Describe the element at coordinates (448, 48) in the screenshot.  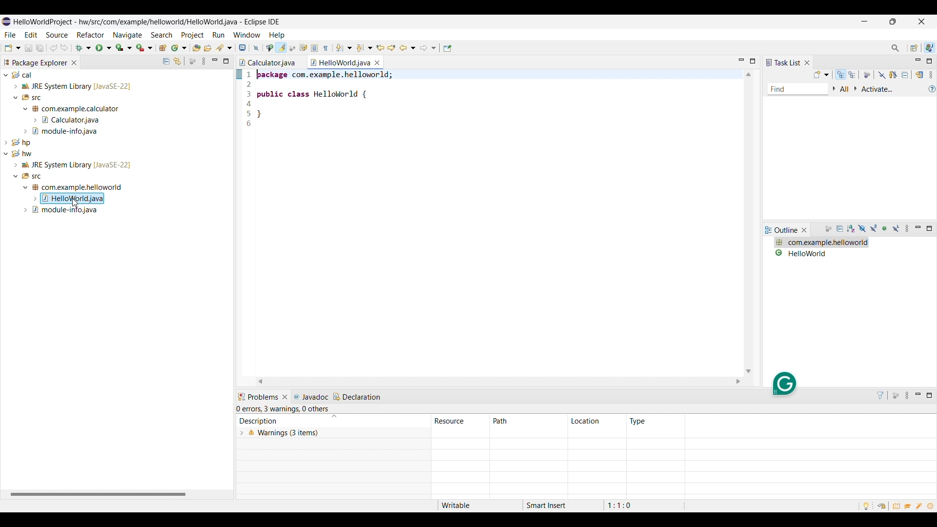
I see `Pin editor` at that location.